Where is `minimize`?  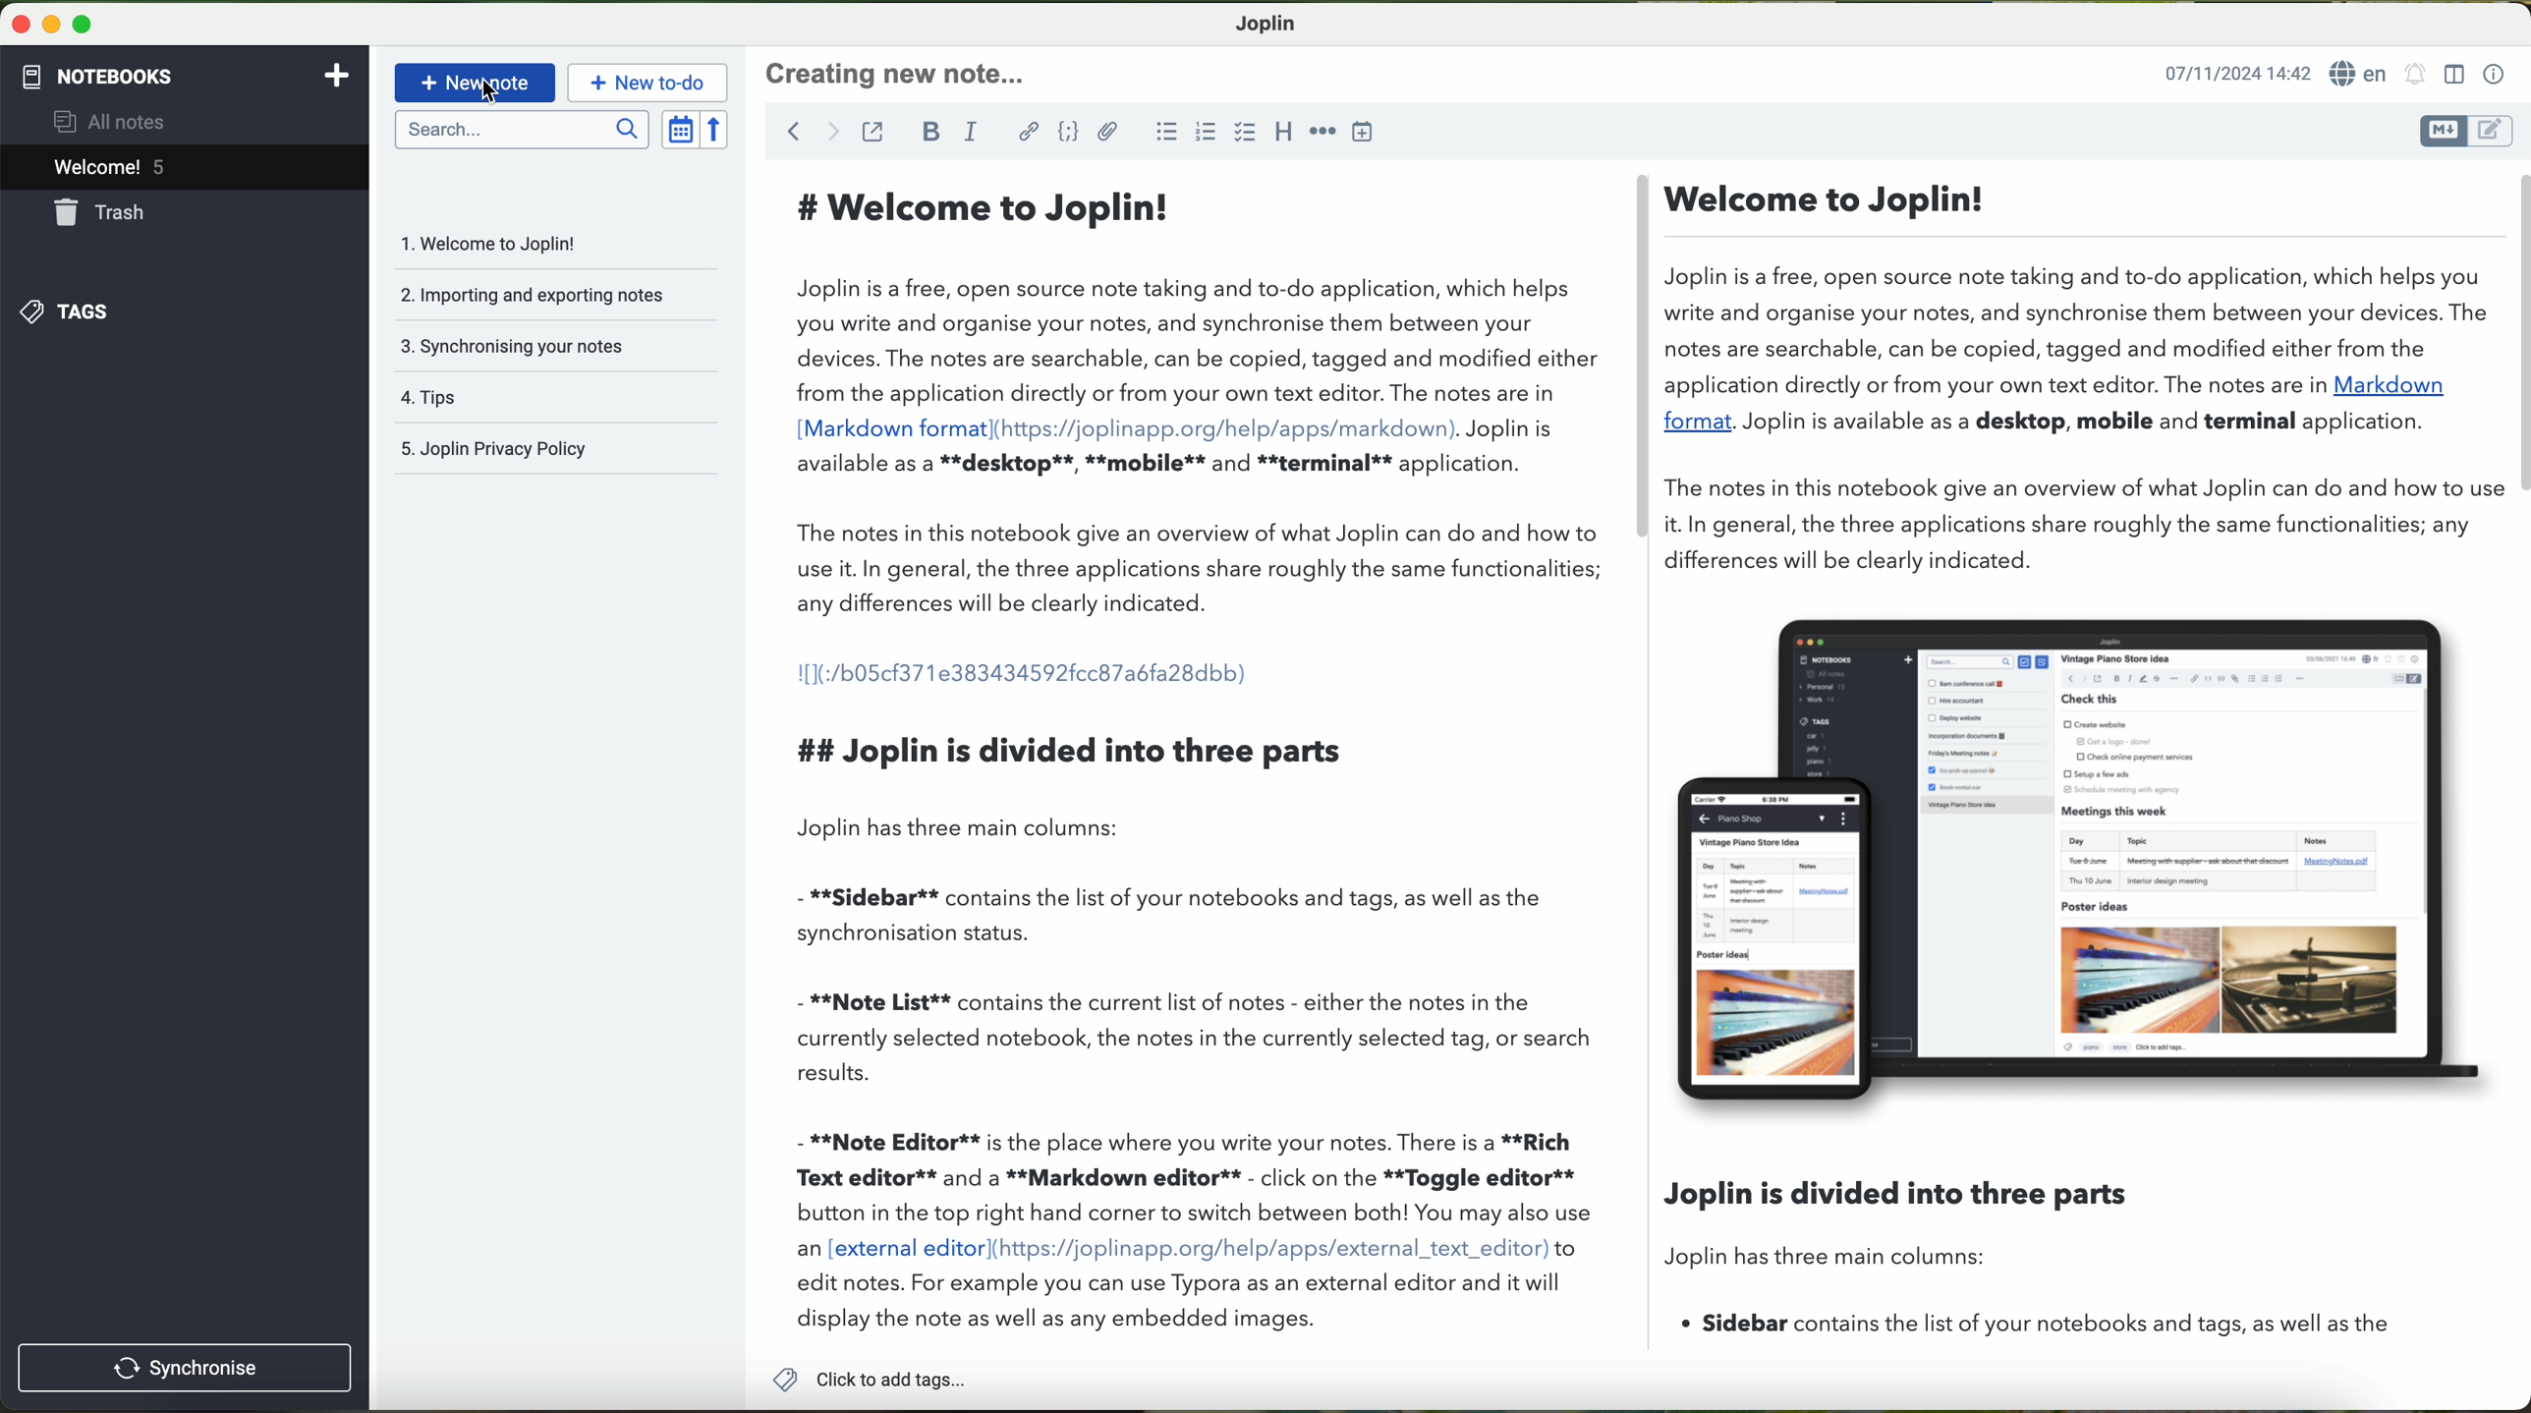 minimize is located at coordinates (50, 29).